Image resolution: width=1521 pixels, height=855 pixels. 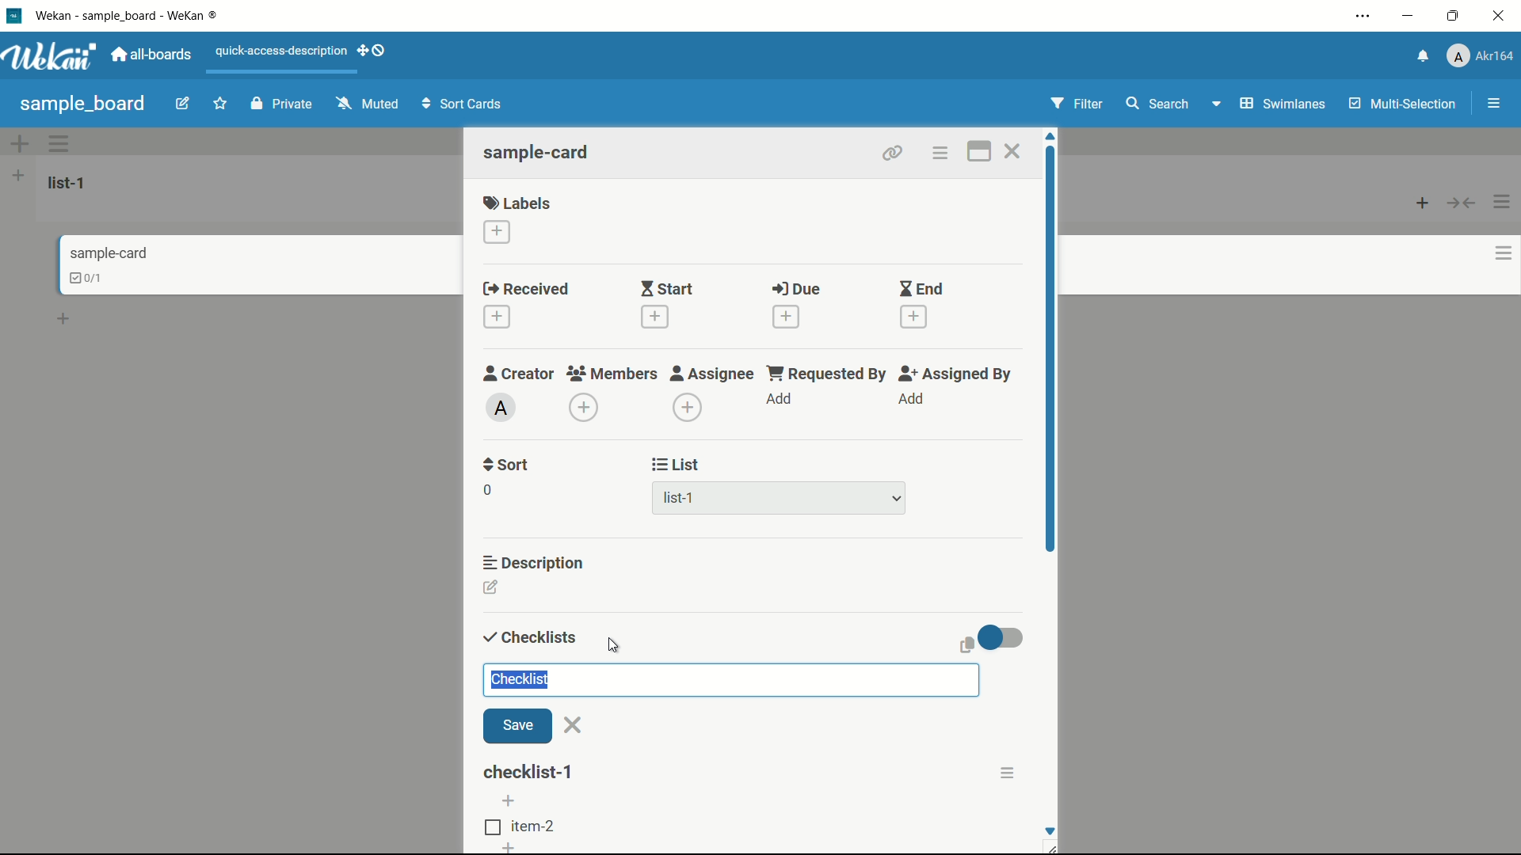 I want to click on sort cards, so click(x=463, y=105).